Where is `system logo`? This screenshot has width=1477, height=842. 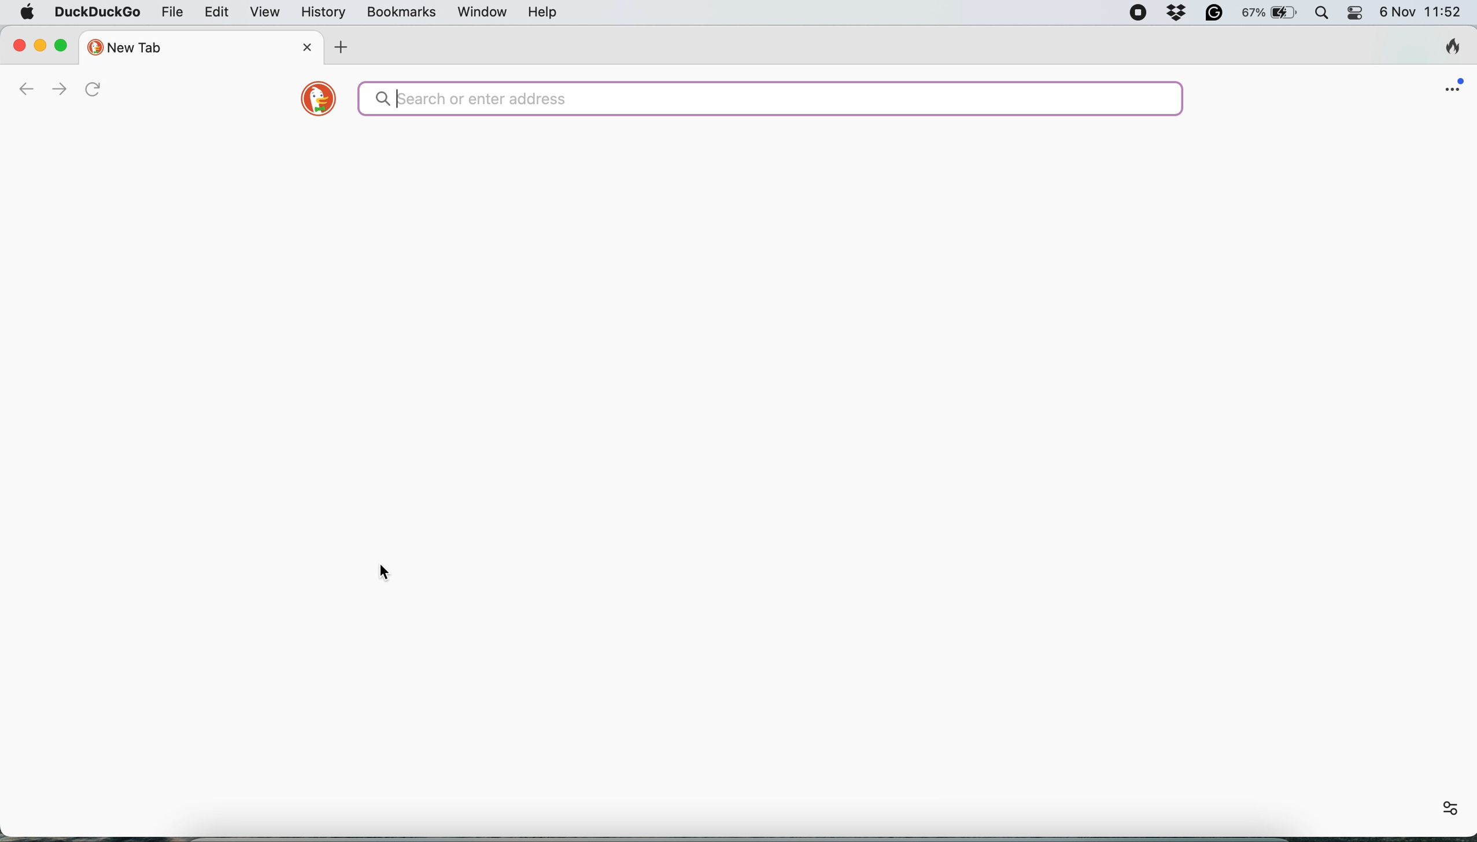
system logo is located at coordinates (29, 13).